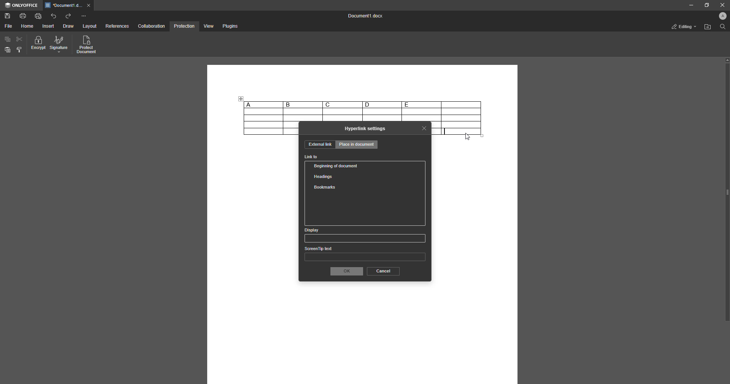  What do you see at coordinates (59, 45) in the screenshot?
I see `Signature` at bounding box center [59, 45].